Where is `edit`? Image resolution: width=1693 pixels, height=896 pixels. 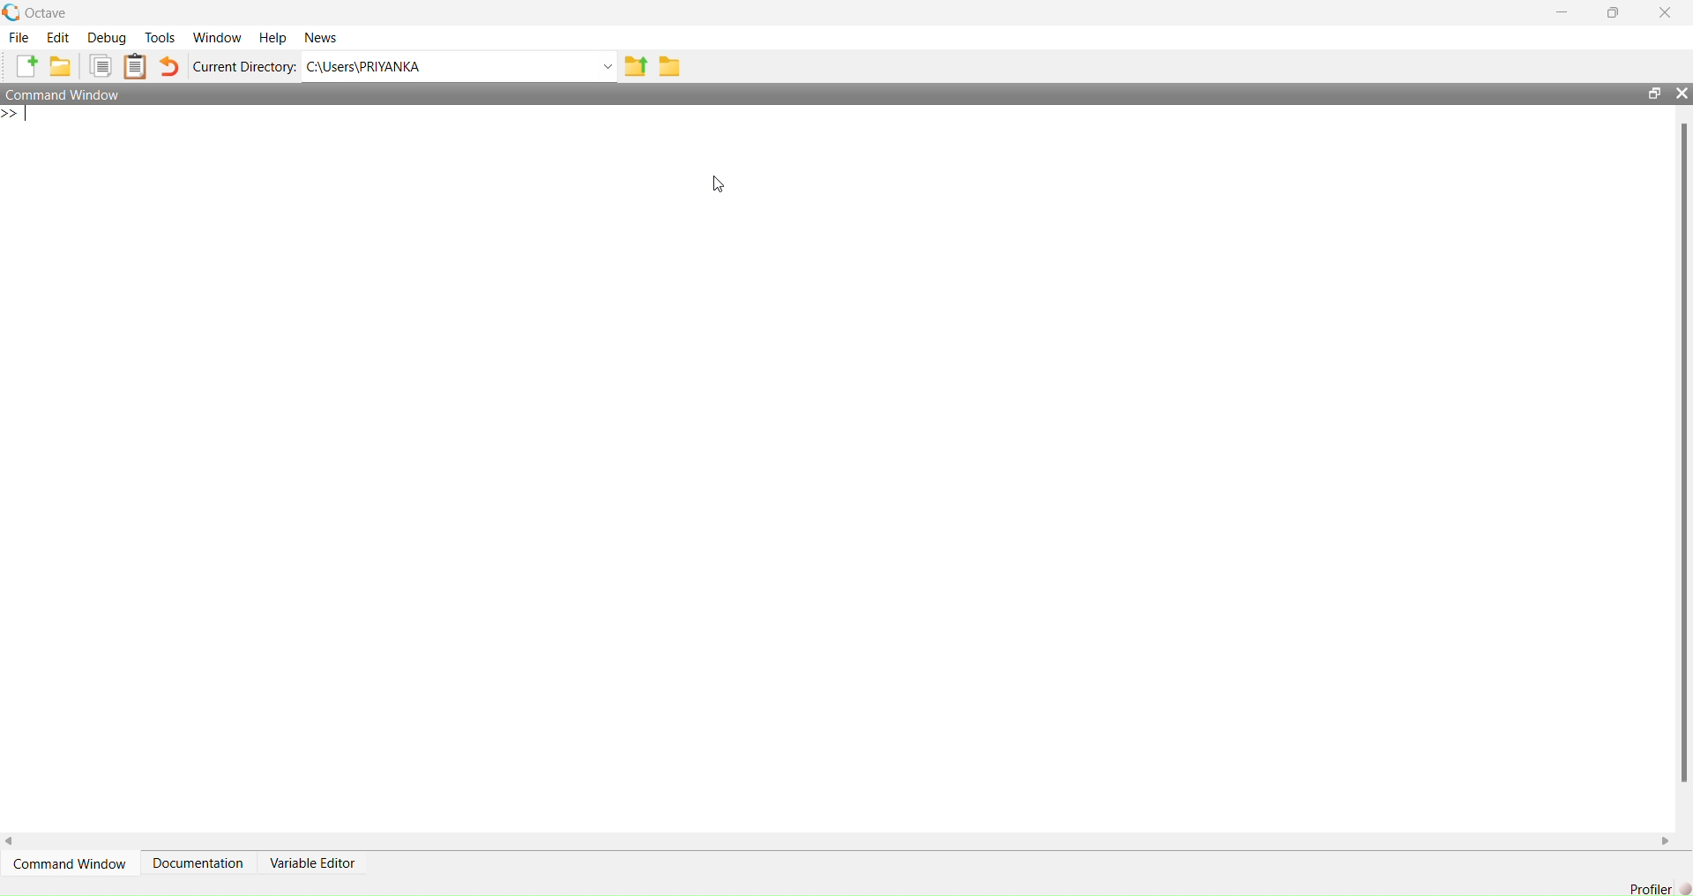 edit is located at coordinates (58, 36).